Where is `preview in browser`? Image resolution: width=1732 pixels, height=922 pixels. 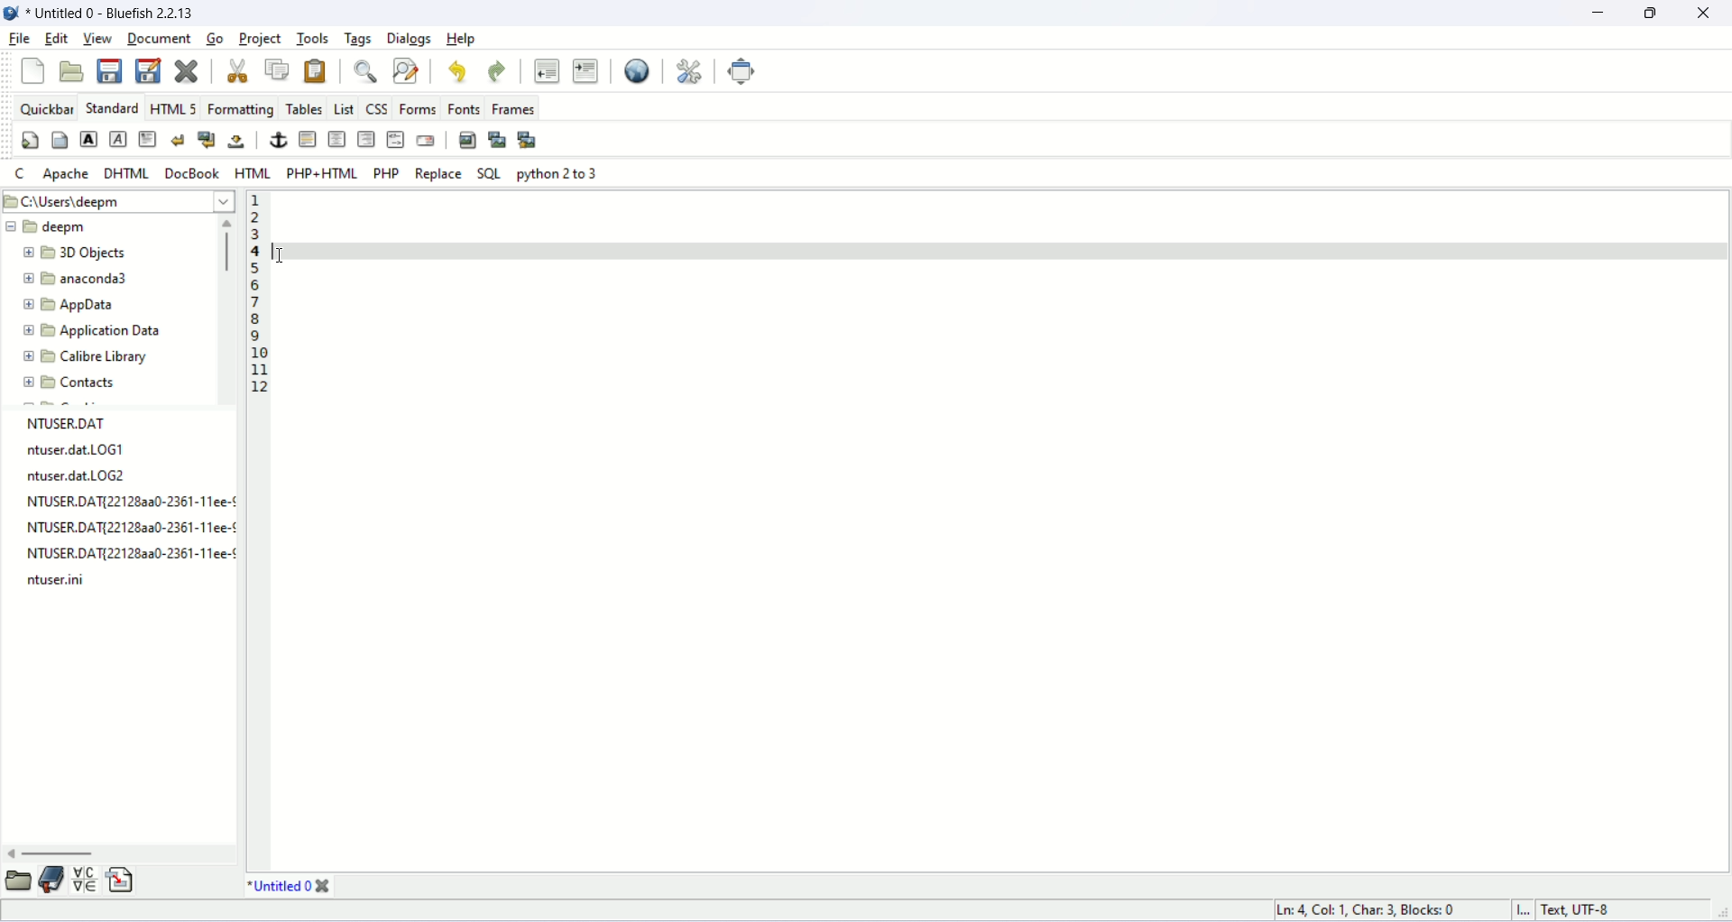
preview in browser is located at coordinates (635, 69).